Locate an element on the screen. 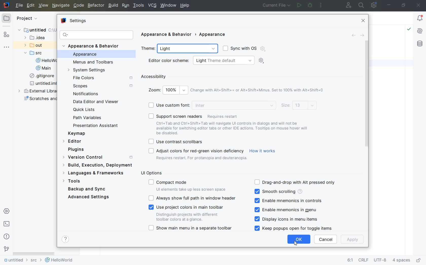 Image resolution: width=426 pixels, height=265 pixels. PATH VARIABLES is located at coordinates (87, 118).